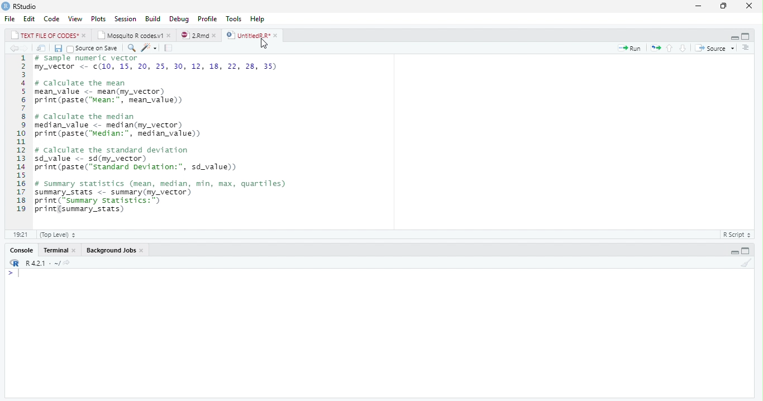  Describe the element at coordinates (13, 264) in the screenshot. I see `icon` at that location.